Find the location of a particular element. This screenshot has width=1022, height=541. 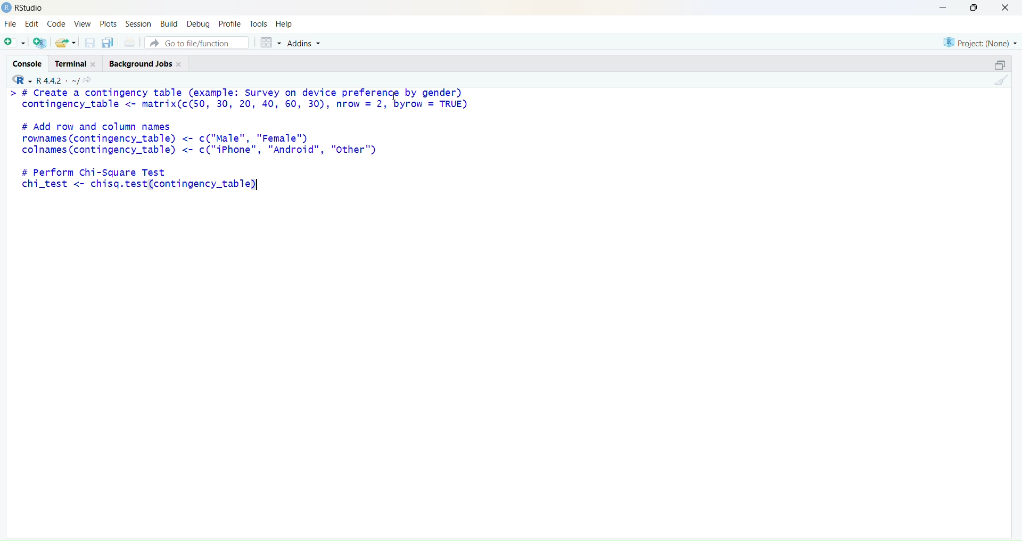

print is located at coordinates (129, 42).